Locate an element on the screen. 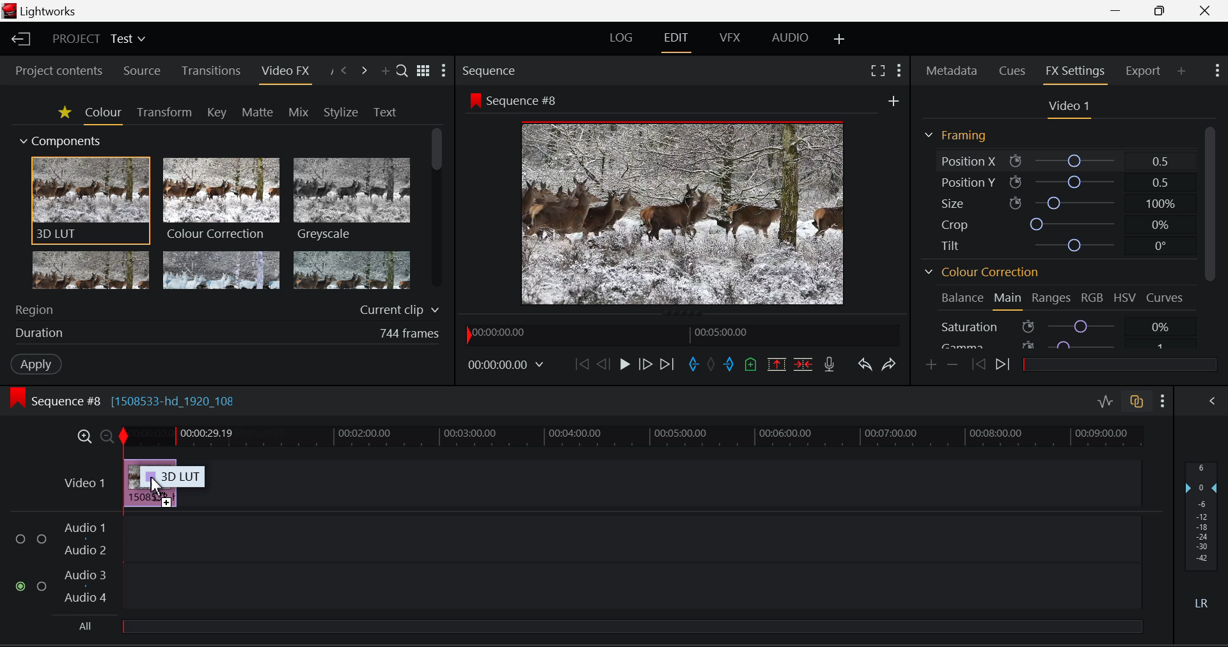  Mark In is located at coordinates (693, 365).